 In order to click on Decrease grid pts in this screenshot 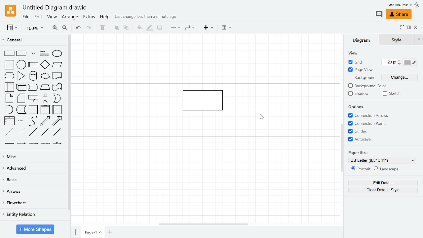, I will do `click(400, 64)`.